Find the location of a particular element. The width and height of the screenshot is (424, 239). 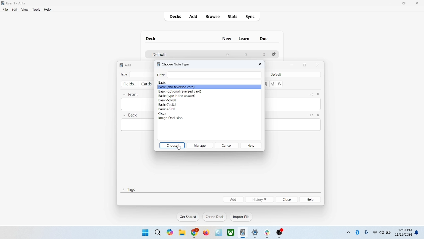

firefox is located at coordinates (206, 233).